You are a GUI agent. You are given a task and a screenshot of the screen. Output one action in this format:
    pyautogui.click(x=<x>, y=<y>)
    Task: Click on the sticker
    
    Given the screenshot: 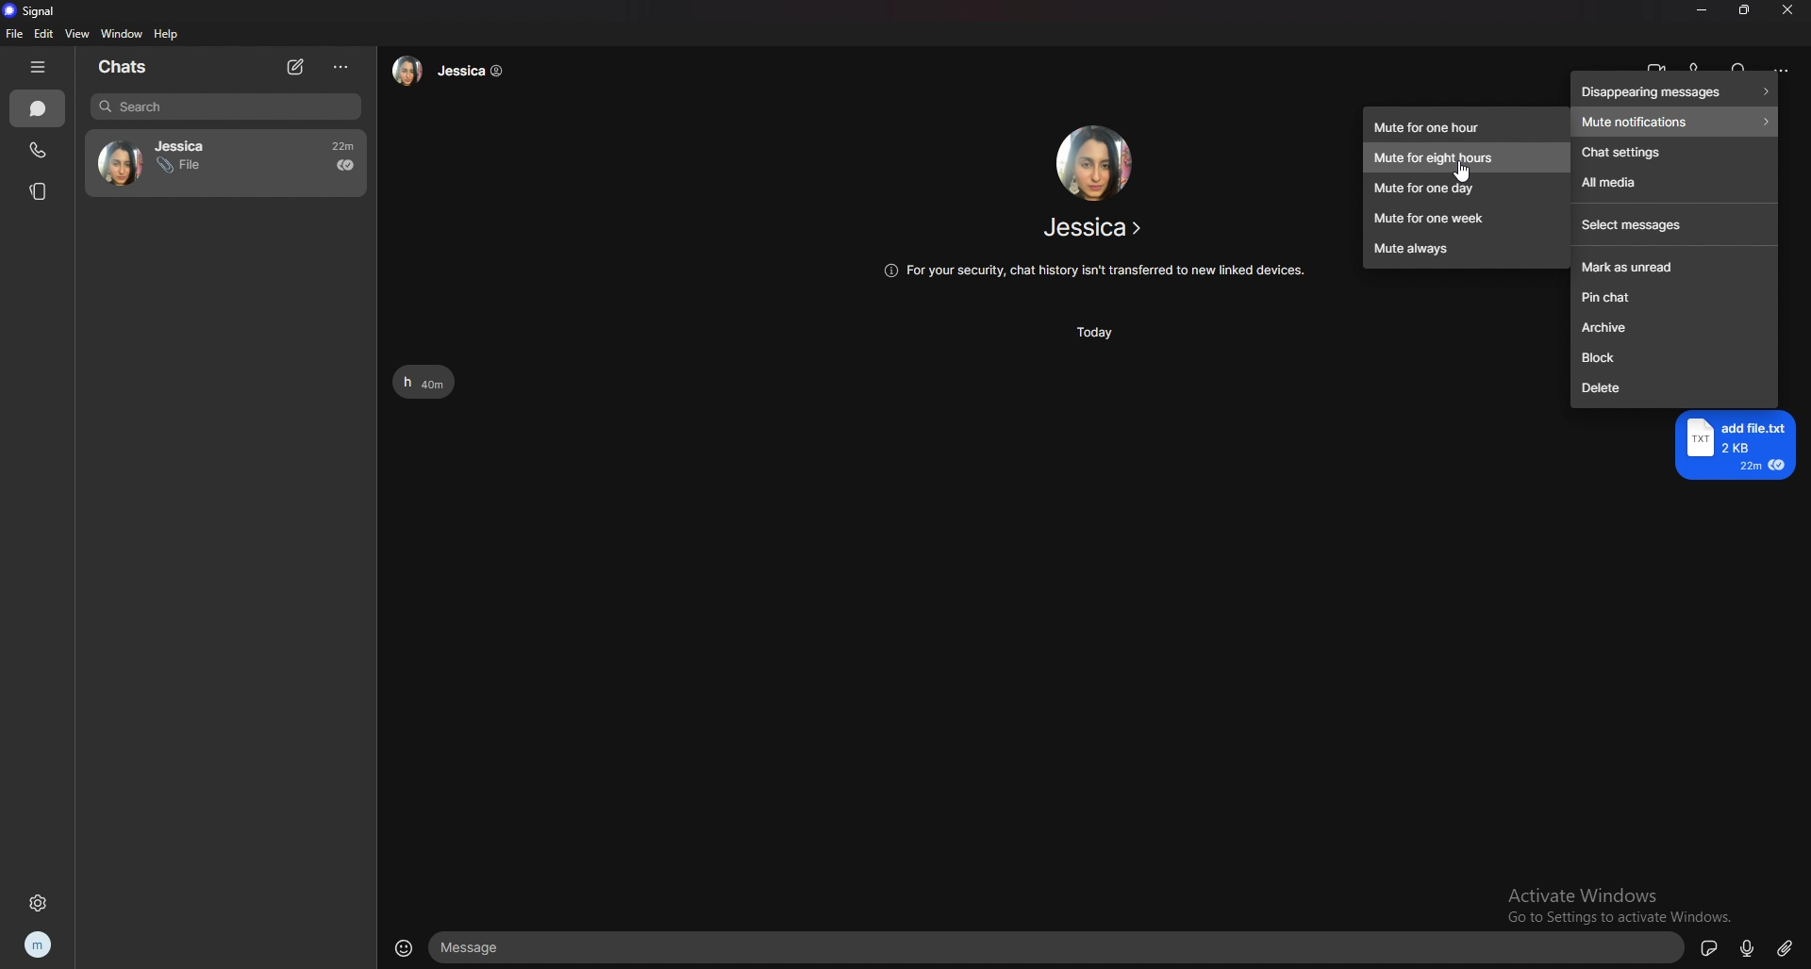 What is the action you would take?
    pyautogui.click(x=1710, y=946)
    